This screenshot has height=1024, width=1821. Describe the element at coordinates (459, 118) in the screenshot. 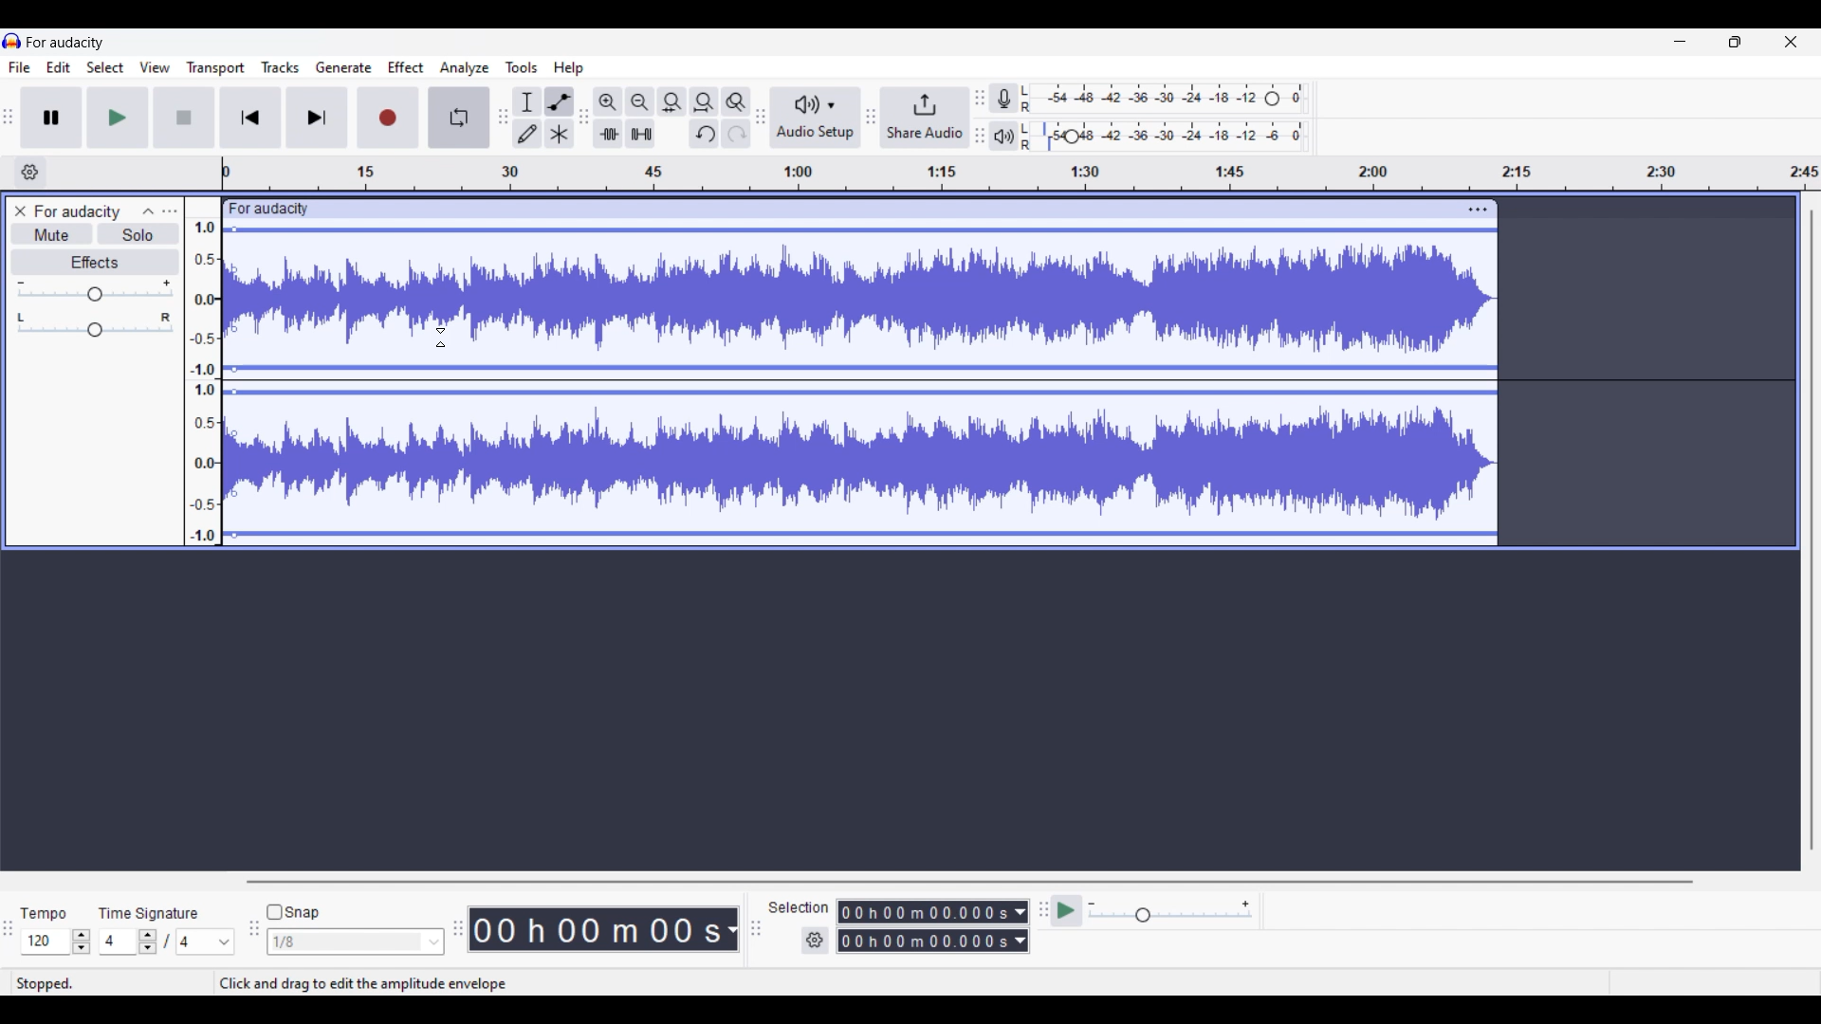

I see `Enable looping` at that location.